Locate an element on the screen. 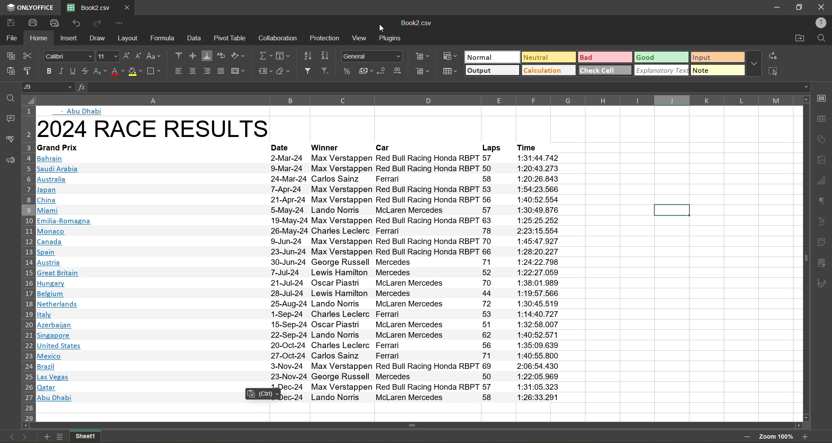  strikethrough is located at coordinates (85, 71).